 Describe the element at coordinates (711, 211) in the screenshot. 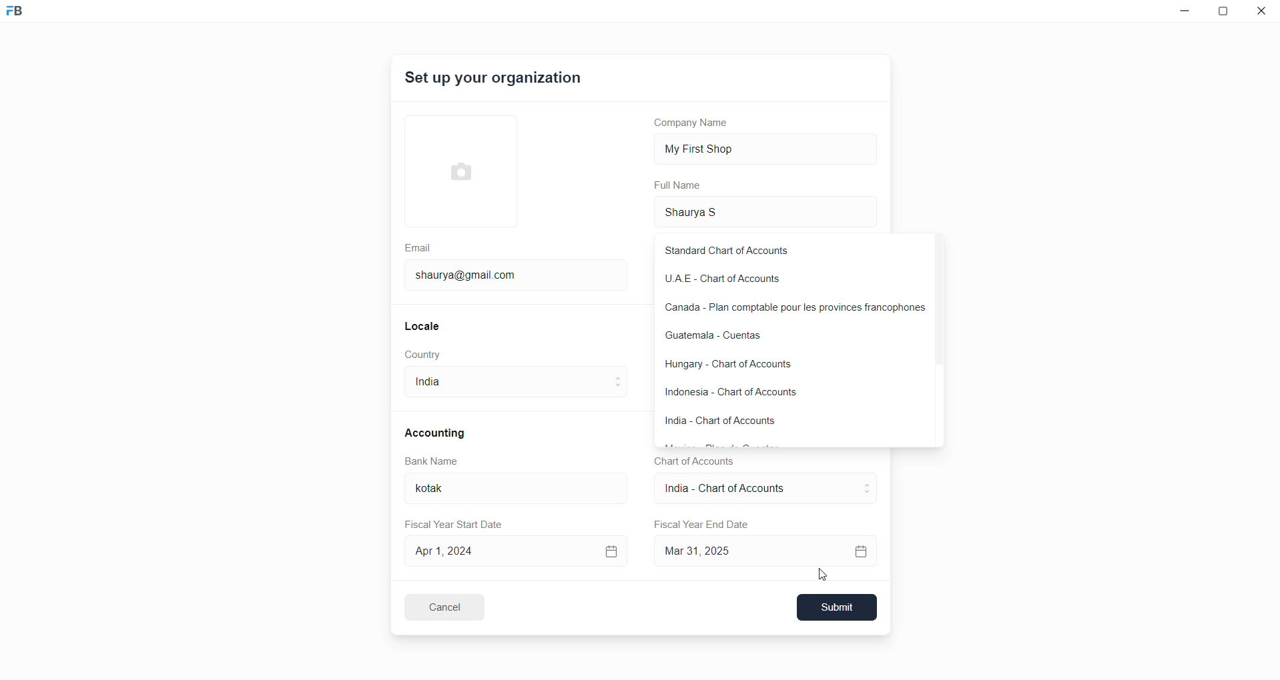

I see `Shaurya S` at that location.